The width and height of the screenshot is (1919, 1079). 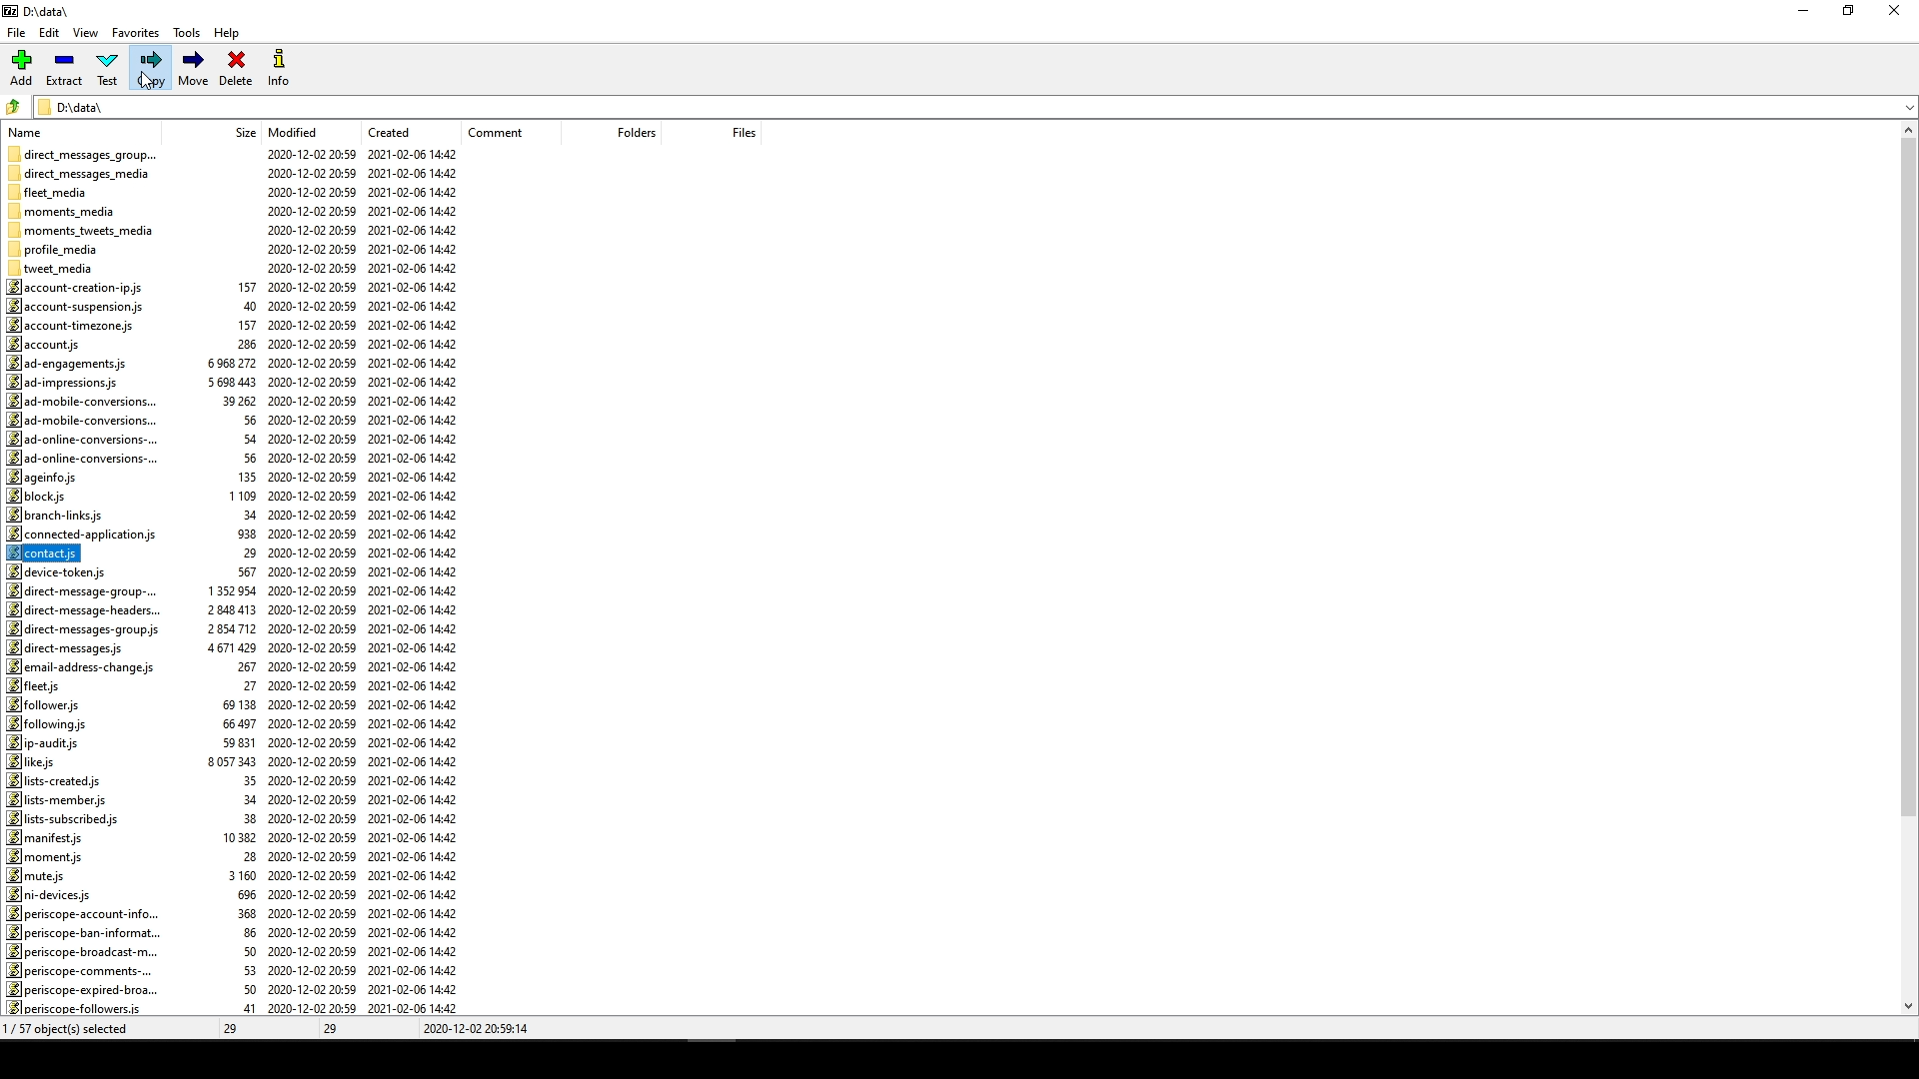 What do you see at coordinates (77, 305) in the screenshot?
I see `account-suspension.js` at bounding box center [77, 305].